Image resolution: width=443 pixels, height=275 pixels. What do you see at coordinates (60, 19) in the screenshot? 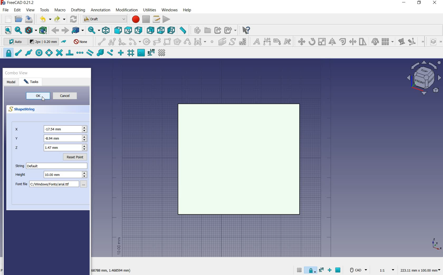
I see `redo` at bounding box center [60, 19].